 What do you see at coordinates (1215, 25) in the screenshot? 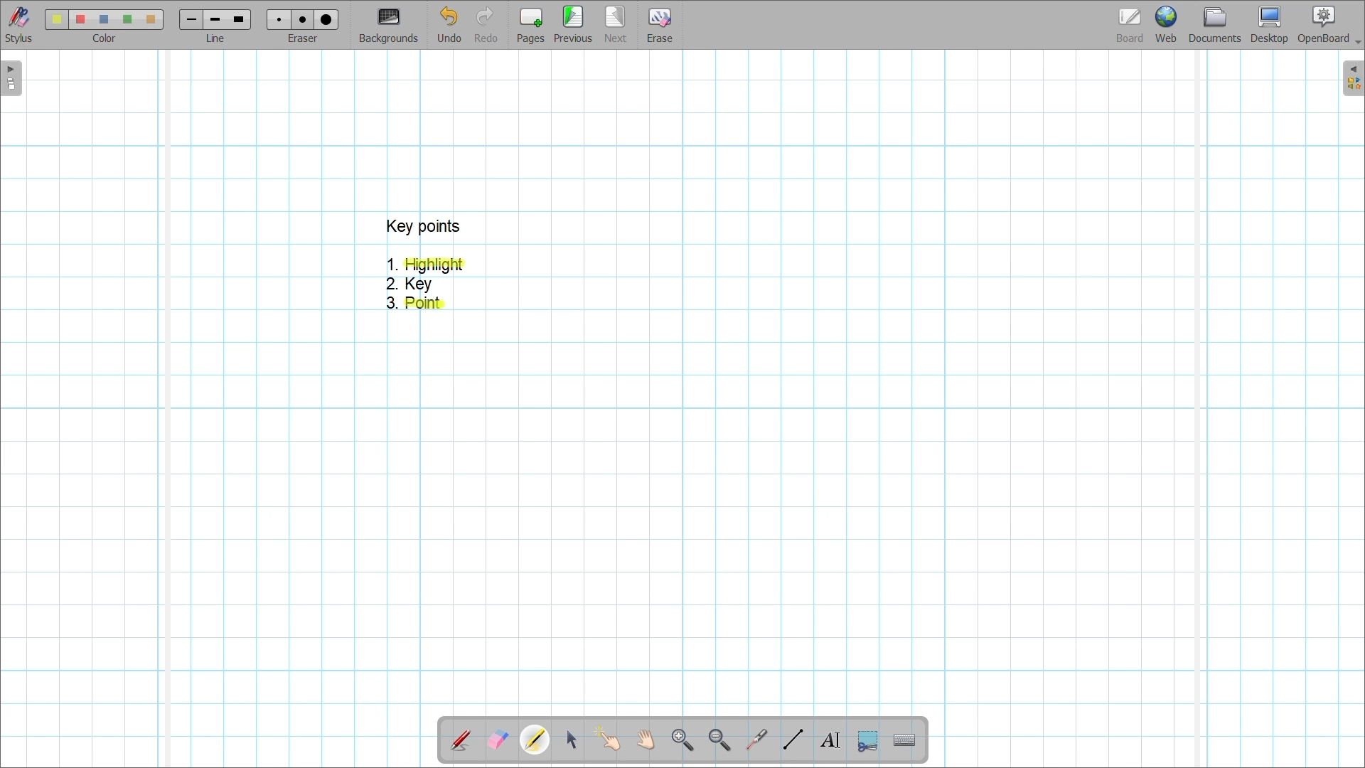
I see `Documents` at bounding box center [1215, 25].